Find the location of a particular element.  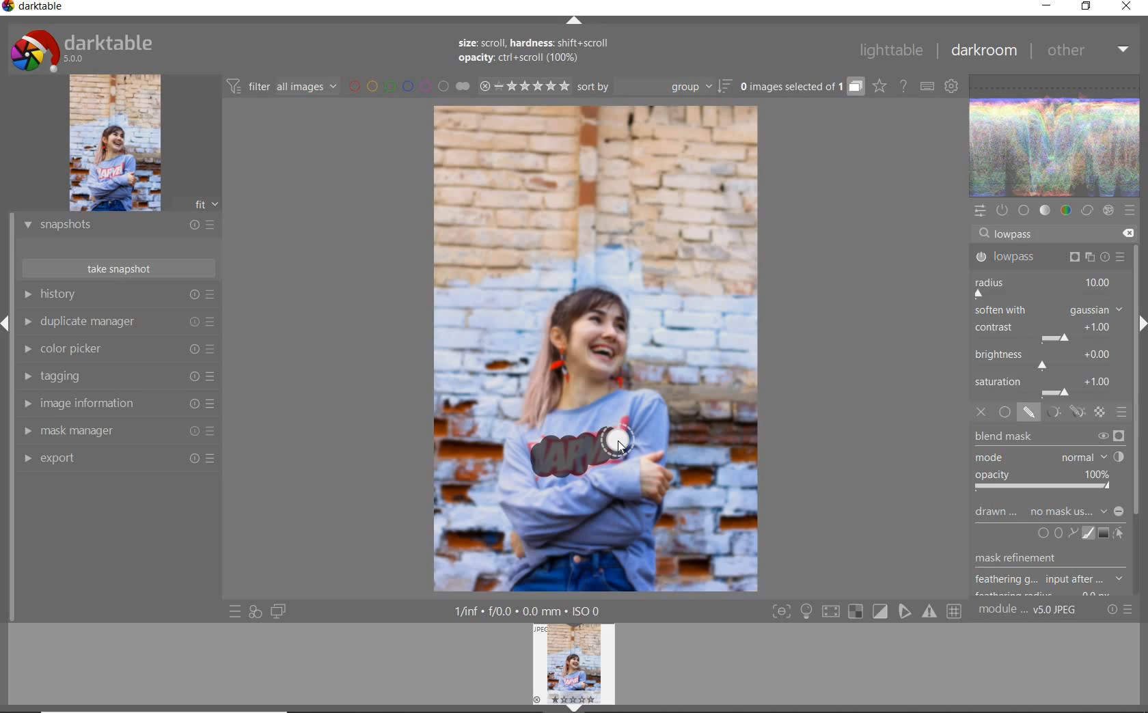

filter all images by module order is located at coordinates (283, 87).